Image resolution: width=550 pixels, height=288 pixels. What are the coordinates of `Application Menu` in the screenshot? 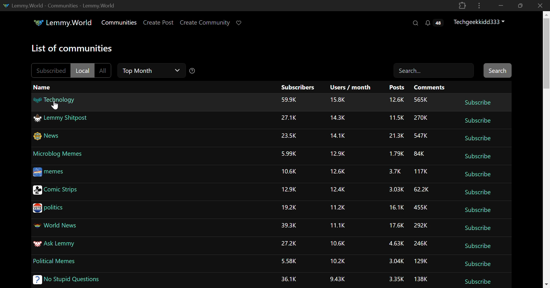 It's located at (480, 5).